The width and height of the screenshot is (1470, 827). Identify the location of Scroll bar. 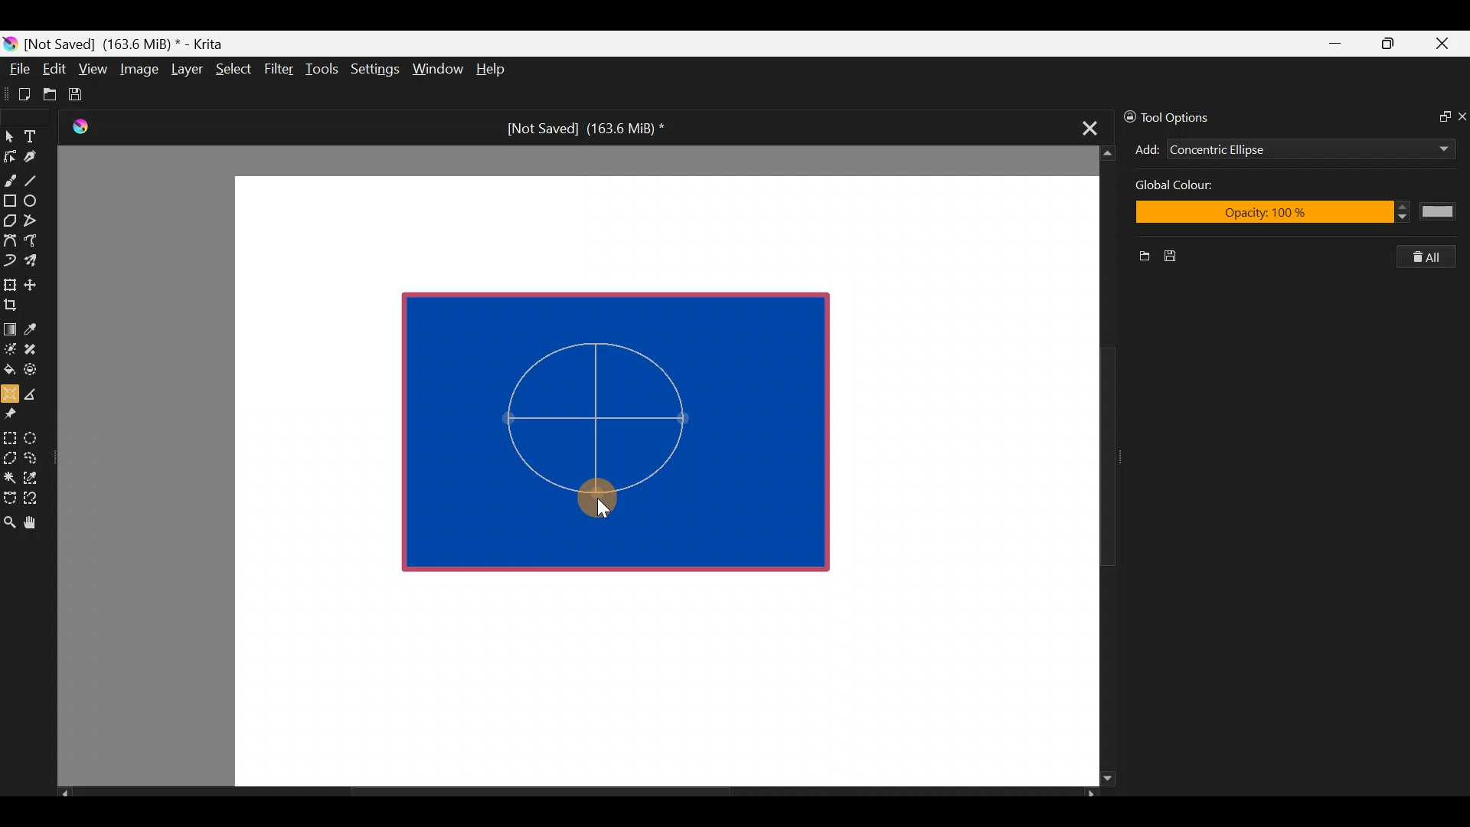
(1096, 466).